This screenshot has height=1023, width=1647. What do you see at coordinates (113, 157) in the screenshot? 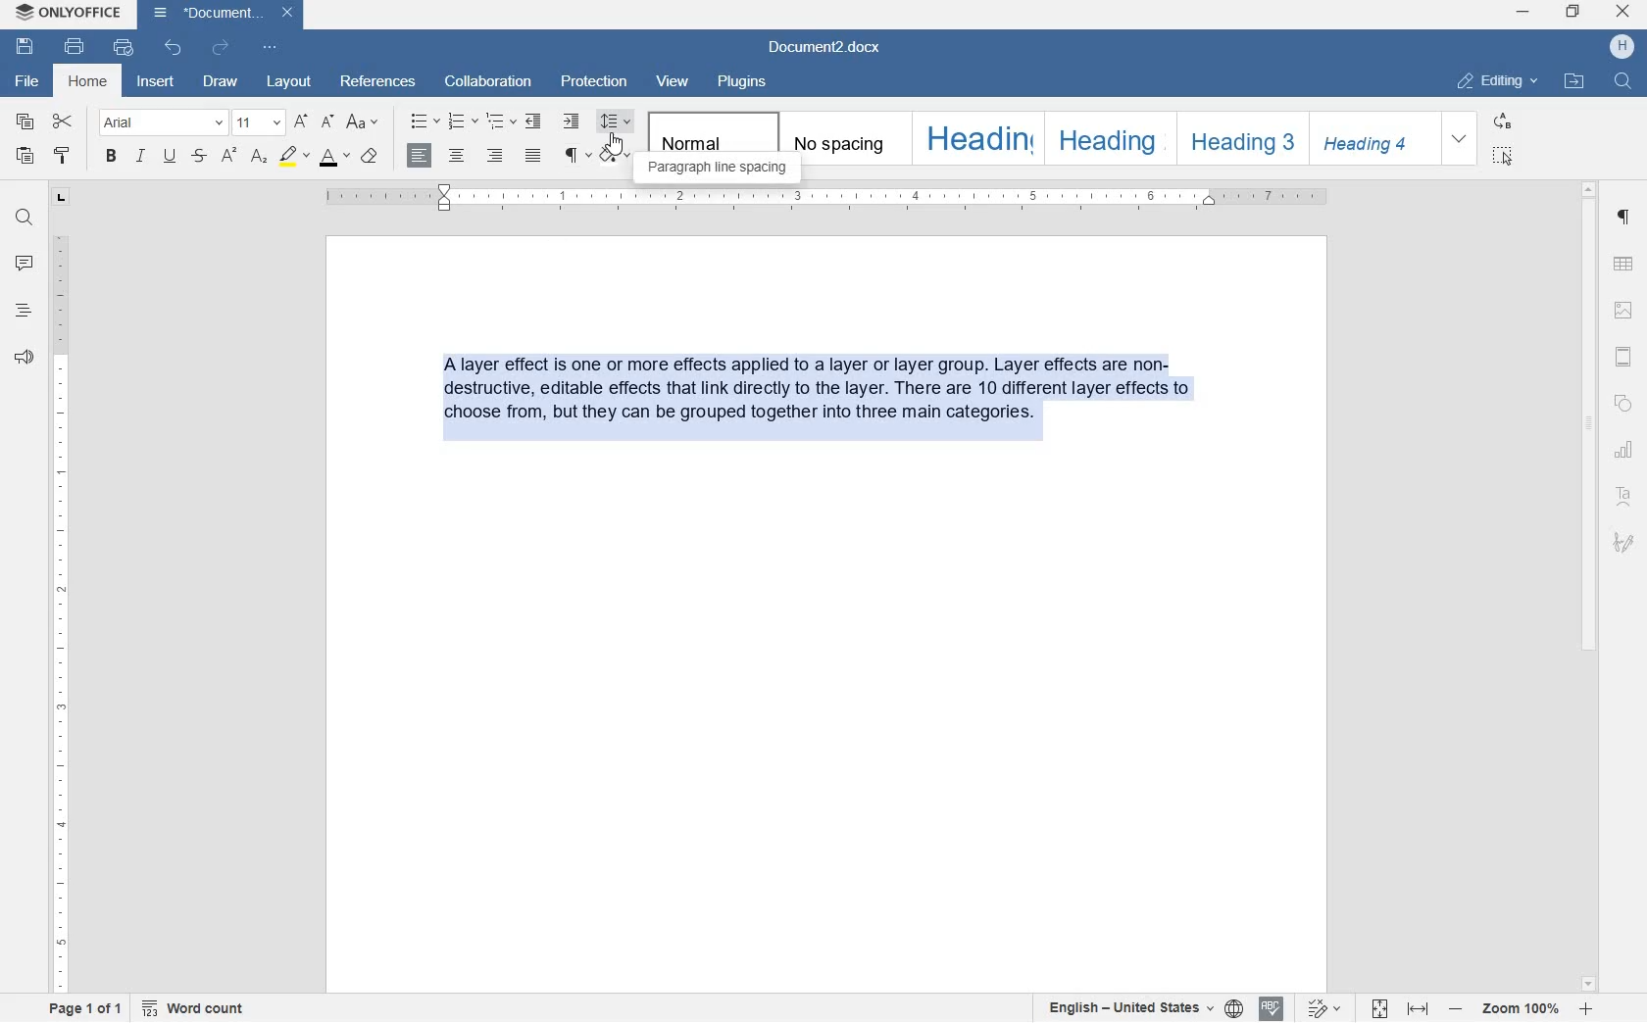
I see `bold` at bounding box center [113, 157].